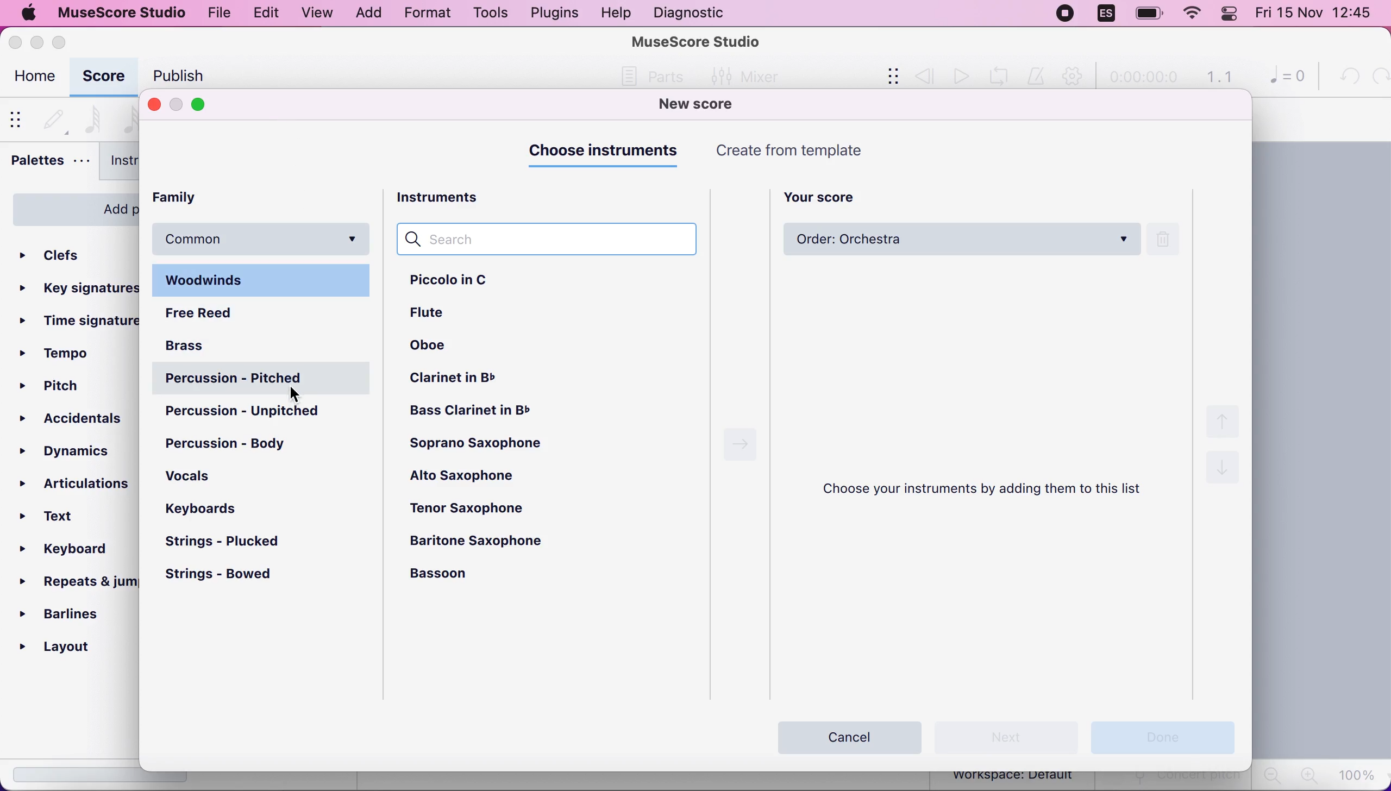 The height and width of the screenshot is (791, 1391). I want to click on Mixer, so click(741, 75).